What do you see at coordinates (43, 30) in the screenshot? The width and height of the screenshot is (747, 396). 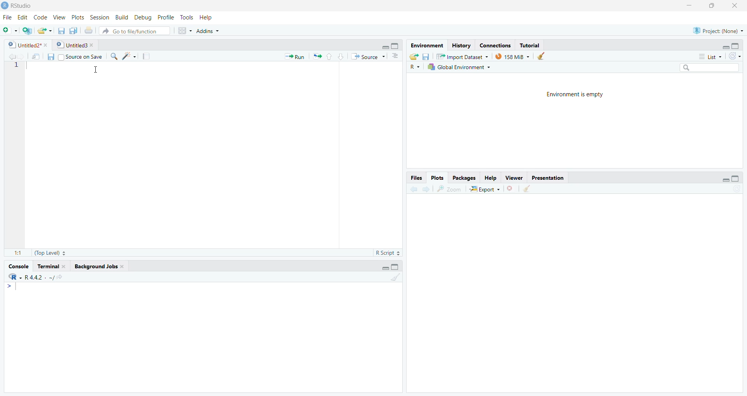 I see `open file` at bounding box center [43, 30].